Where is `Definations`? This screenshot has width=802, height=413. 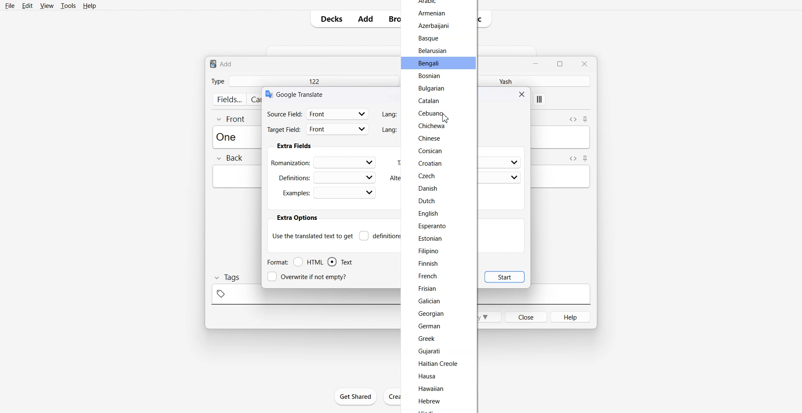
Definations is located at coordinates (326, 177).